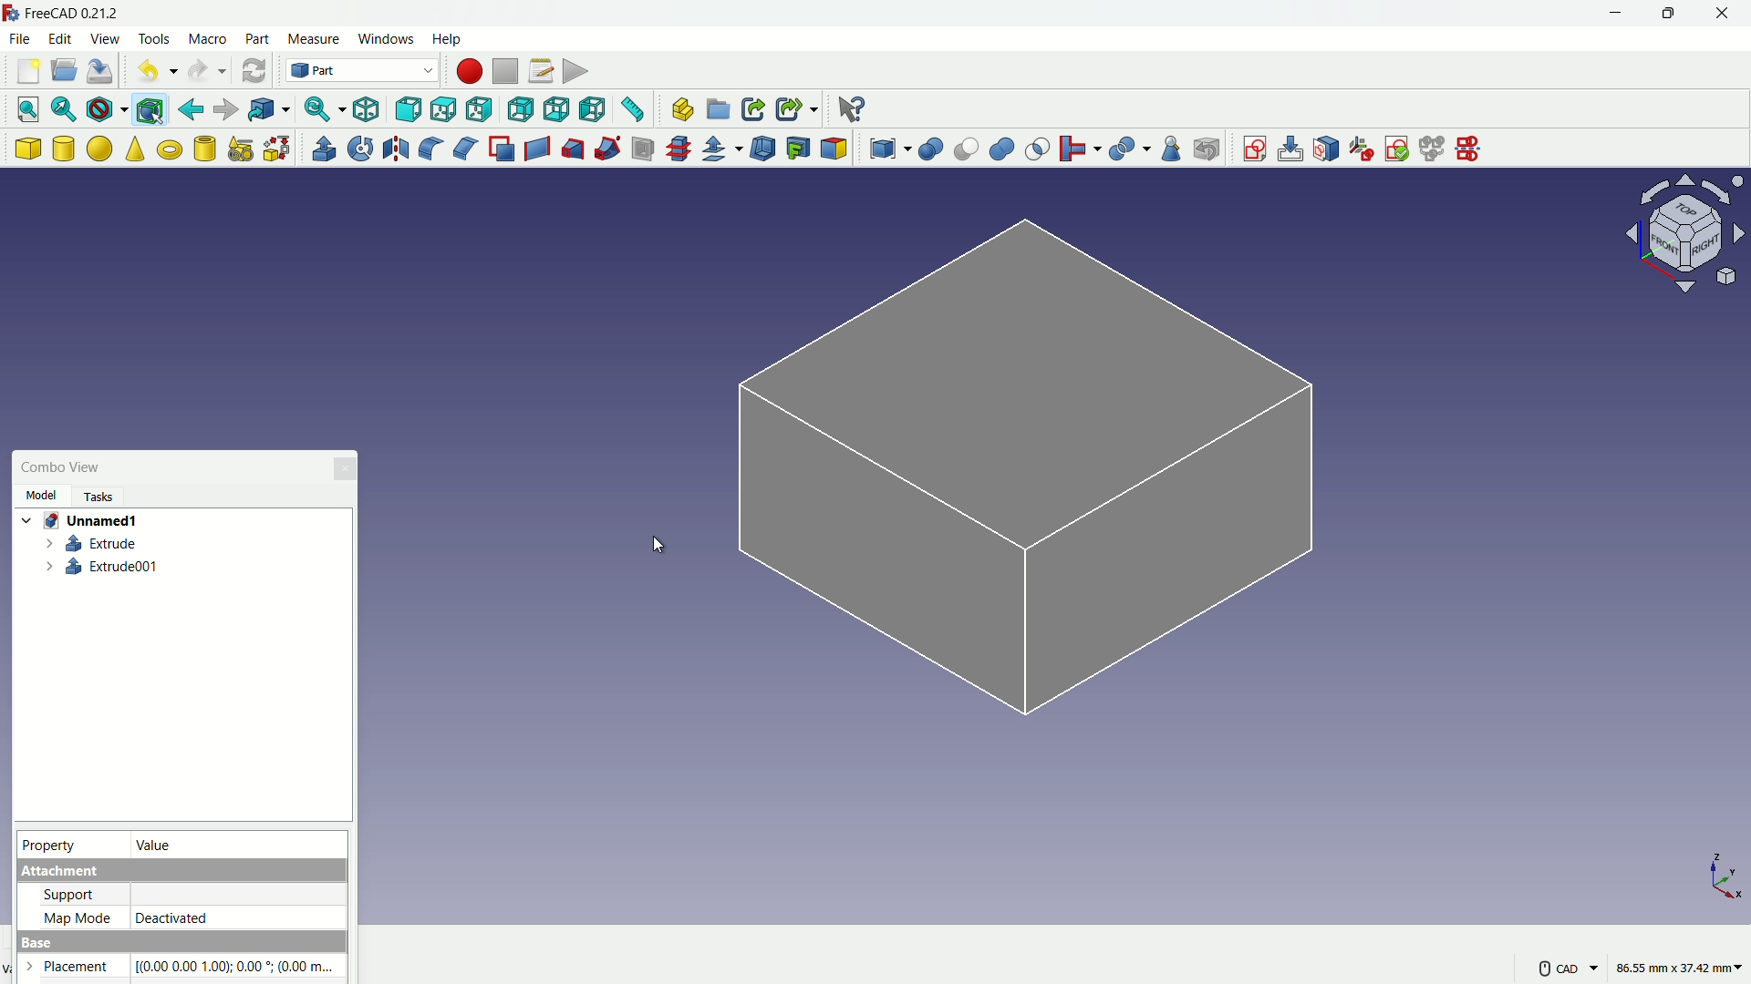 This screenshot has height=984, width=1751. What do you see at coordinates (388, 38) in the screenshot?
I see `windows` at bounding box center [388, 38].